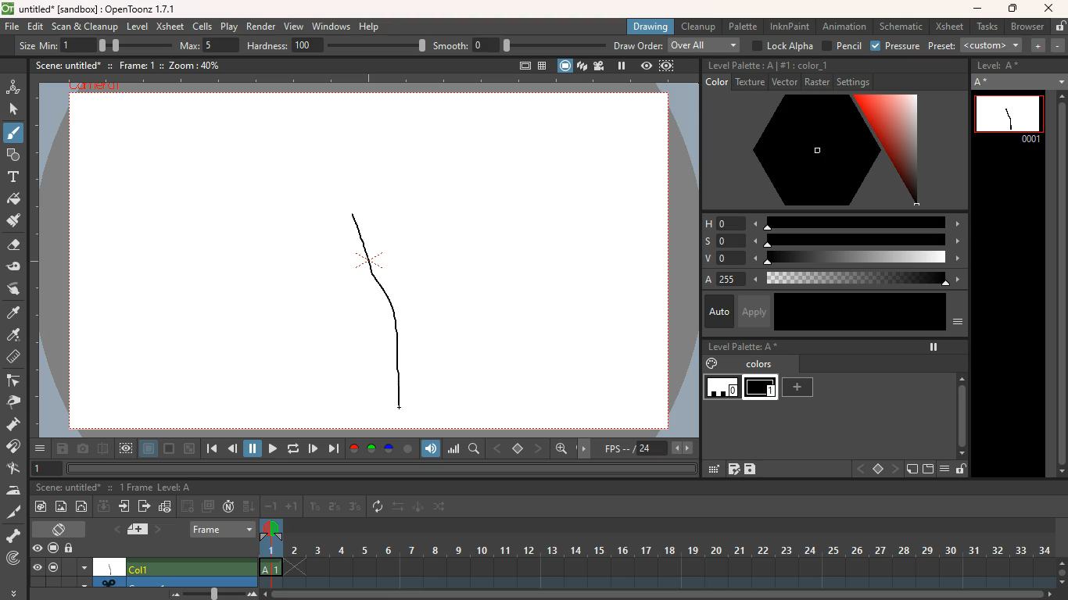  I want to click on Cursor, so click(16, 140).